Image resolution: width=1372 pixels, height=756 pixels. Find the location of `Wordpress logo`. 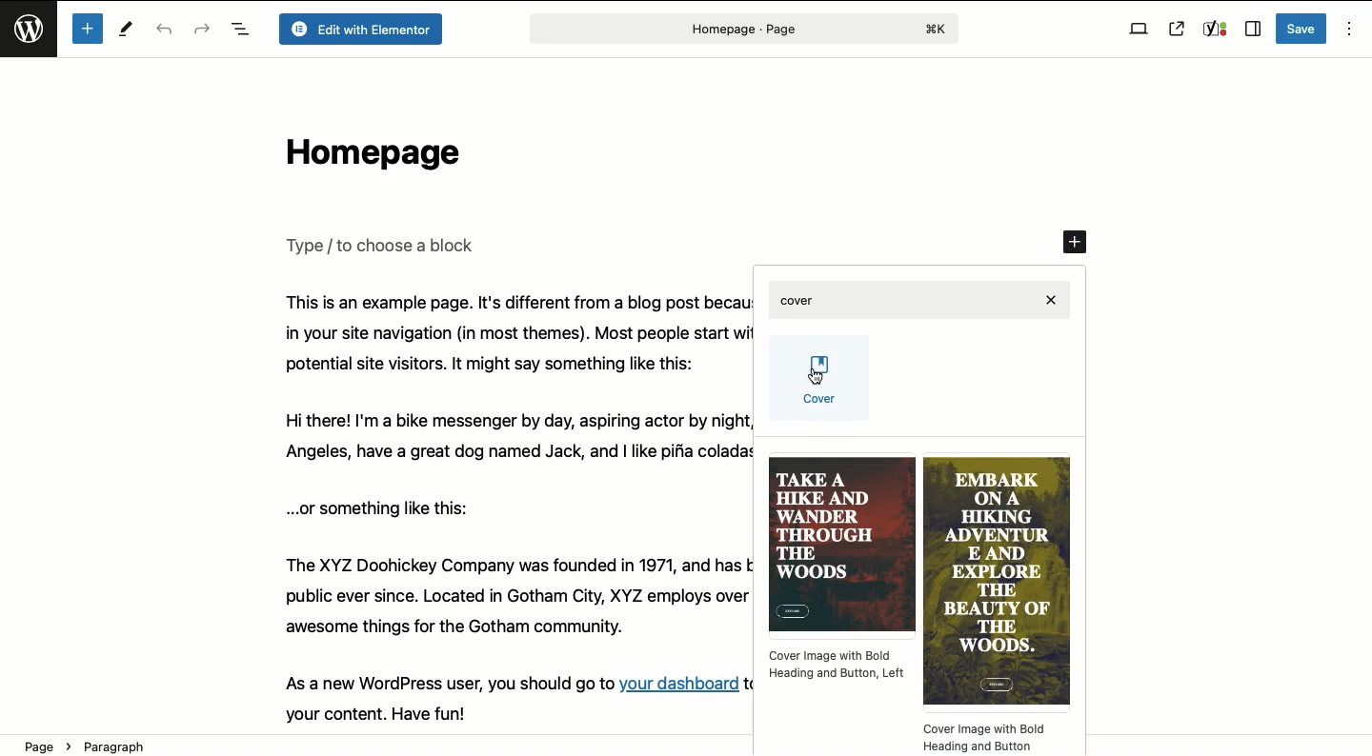

Wordpress logo is located at coordinates (31, 37).